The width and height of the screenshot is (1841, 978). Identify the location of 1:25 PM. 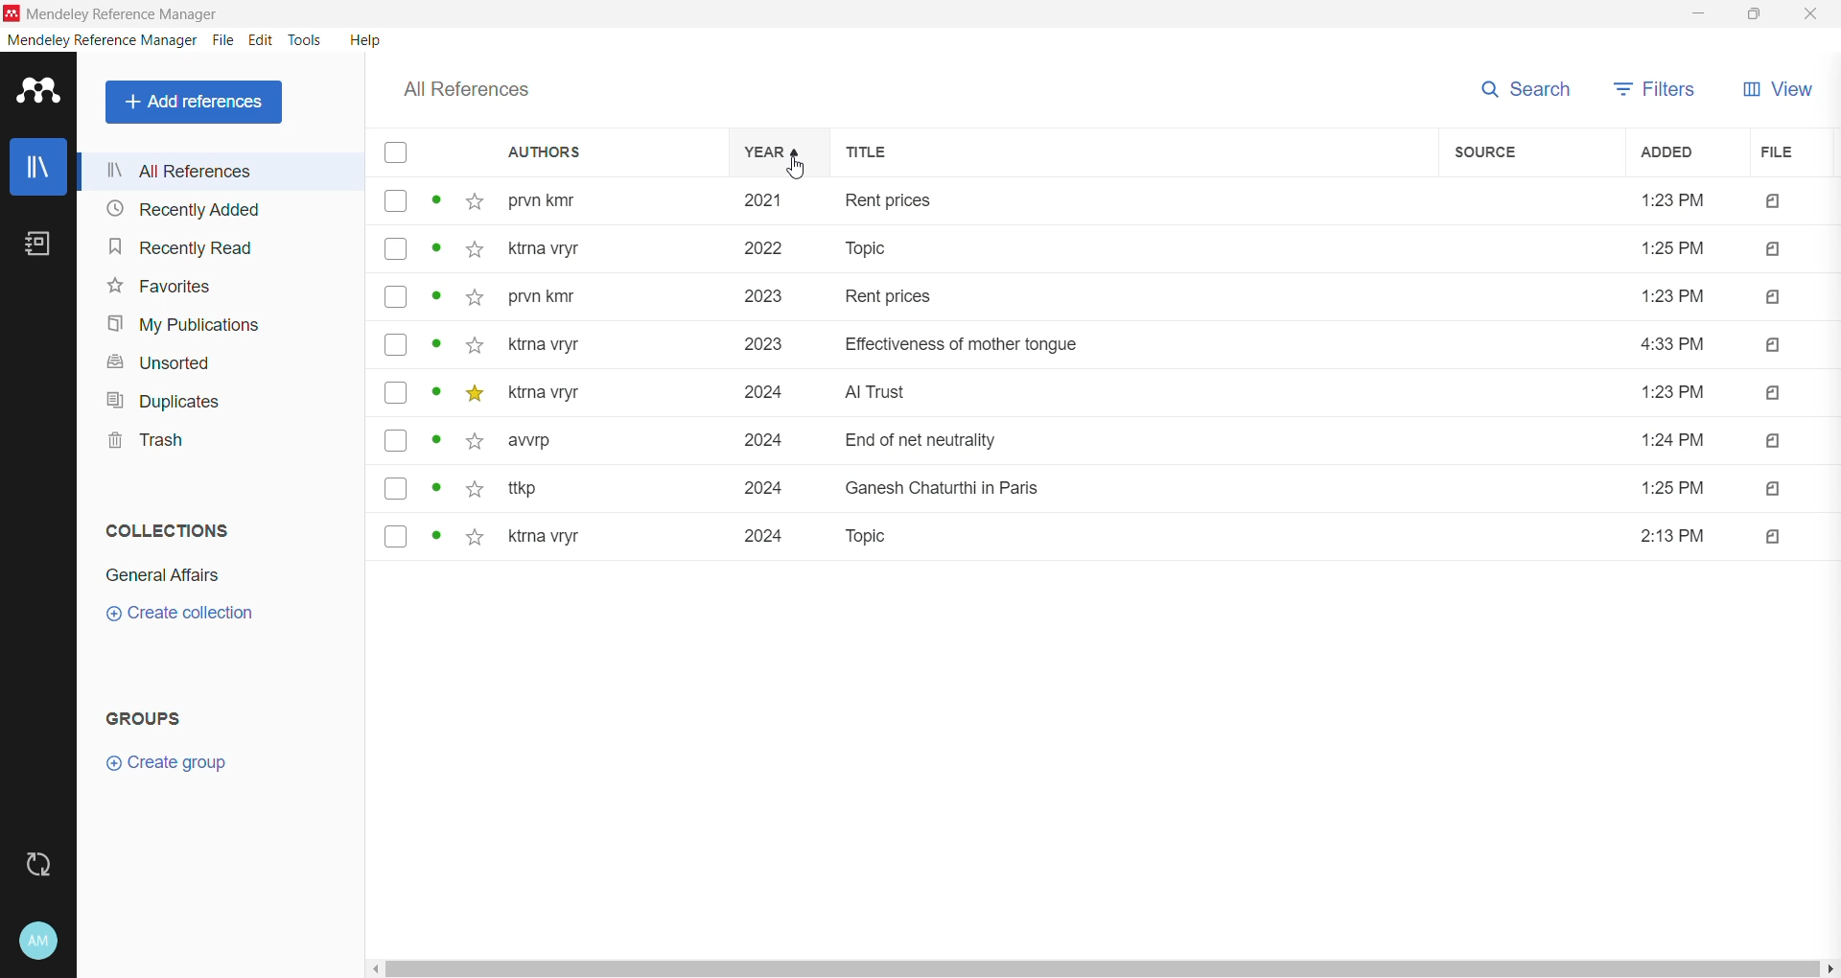
(1672, 247).